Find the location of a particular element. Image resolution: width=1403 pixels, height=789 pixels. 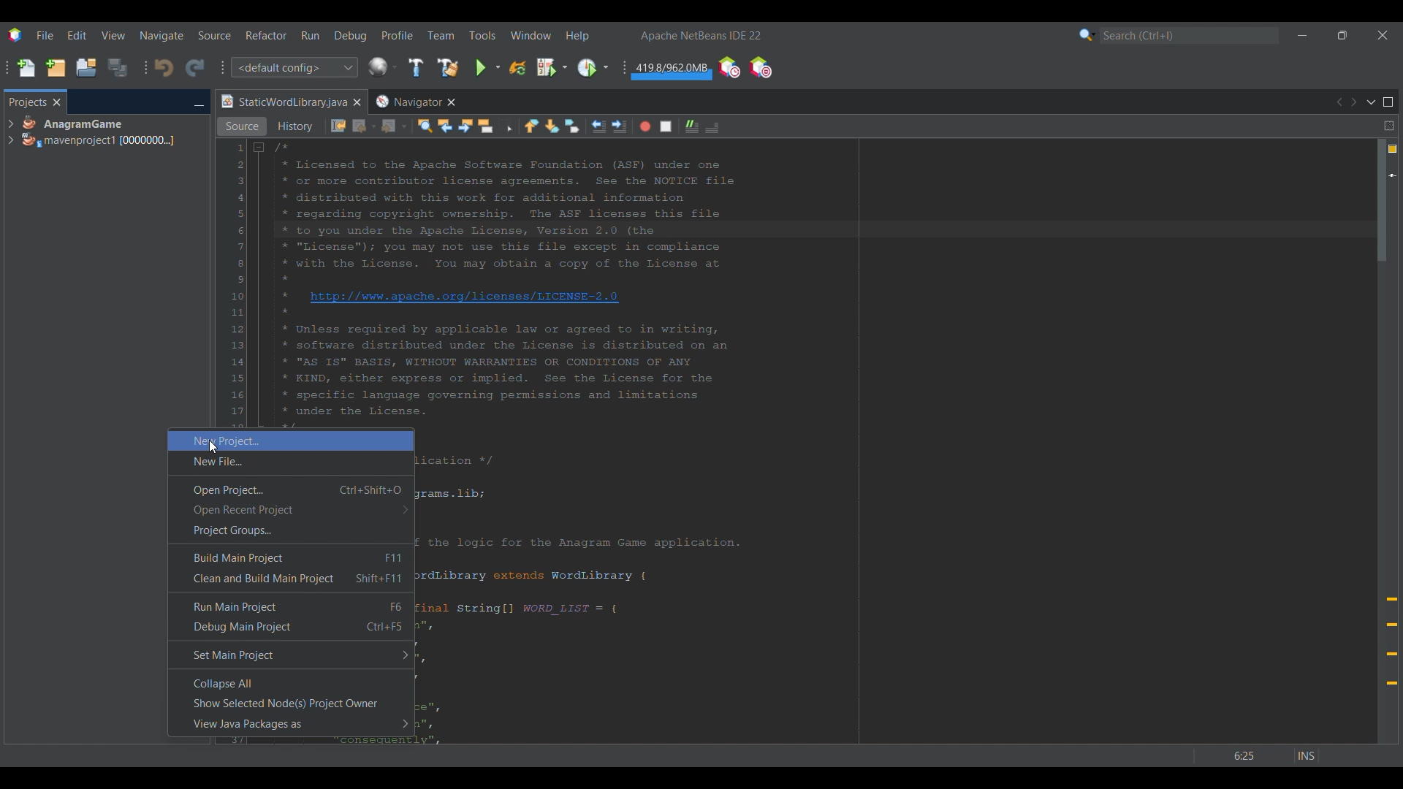

Shift line left is located at coordinates (598, 126).